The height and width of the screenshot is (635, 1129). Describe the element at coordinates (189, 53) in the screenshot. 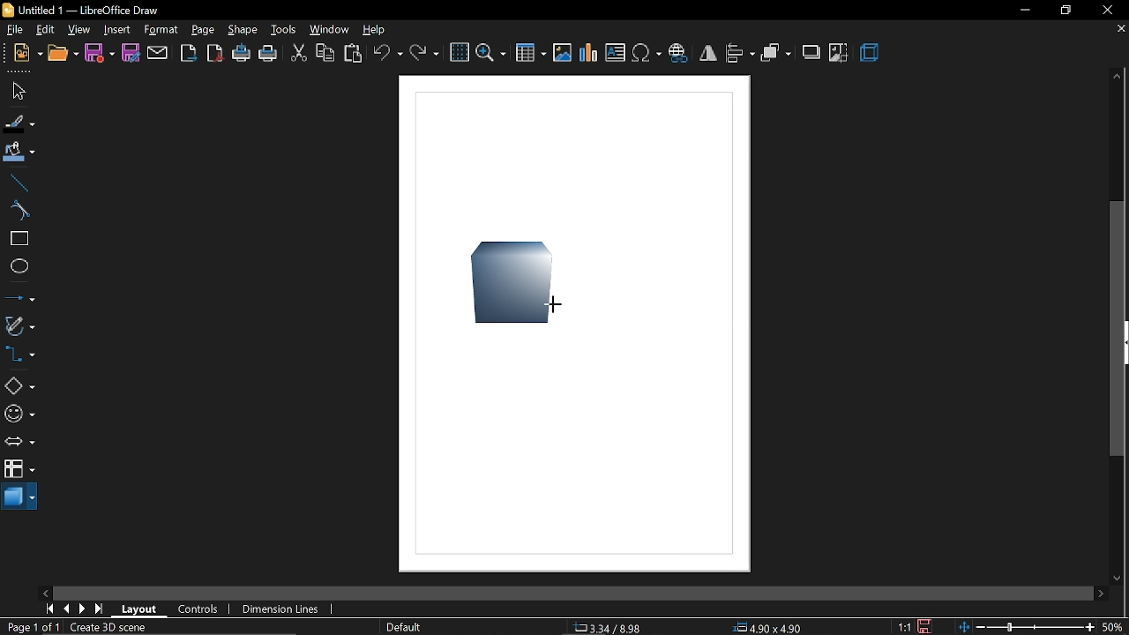

I see `export` at that location.